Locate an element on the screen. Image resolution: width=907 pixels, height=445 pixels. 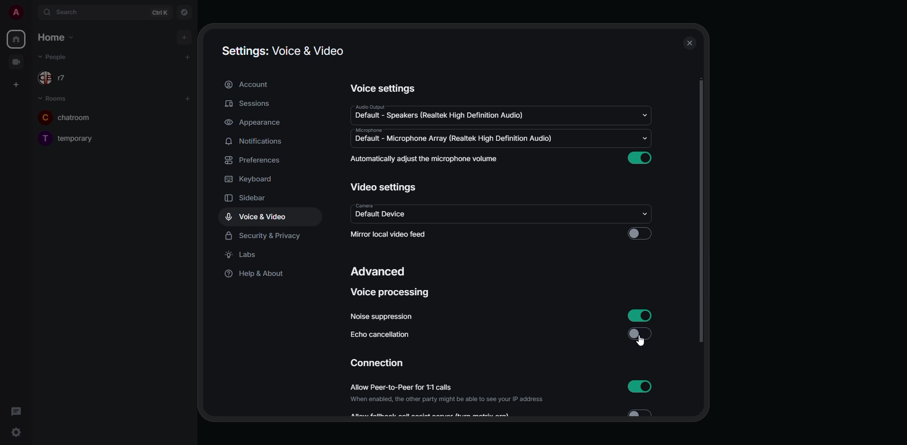
default is located at coordinates (440, 116).